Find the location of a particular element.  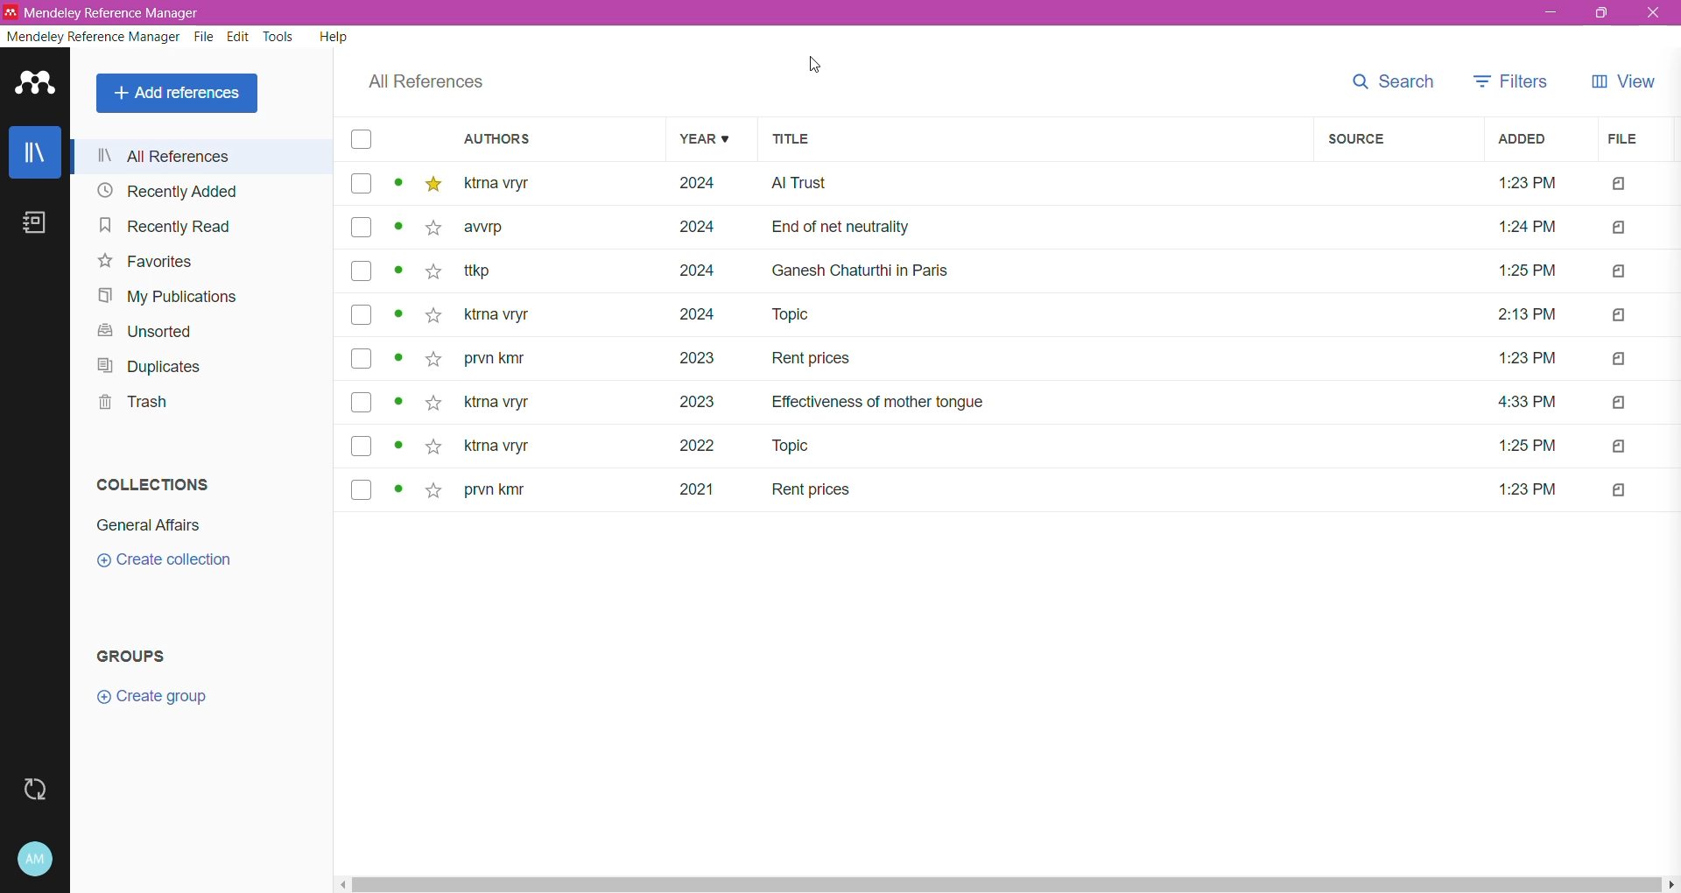

2021 is located at coordinates (698, 488).